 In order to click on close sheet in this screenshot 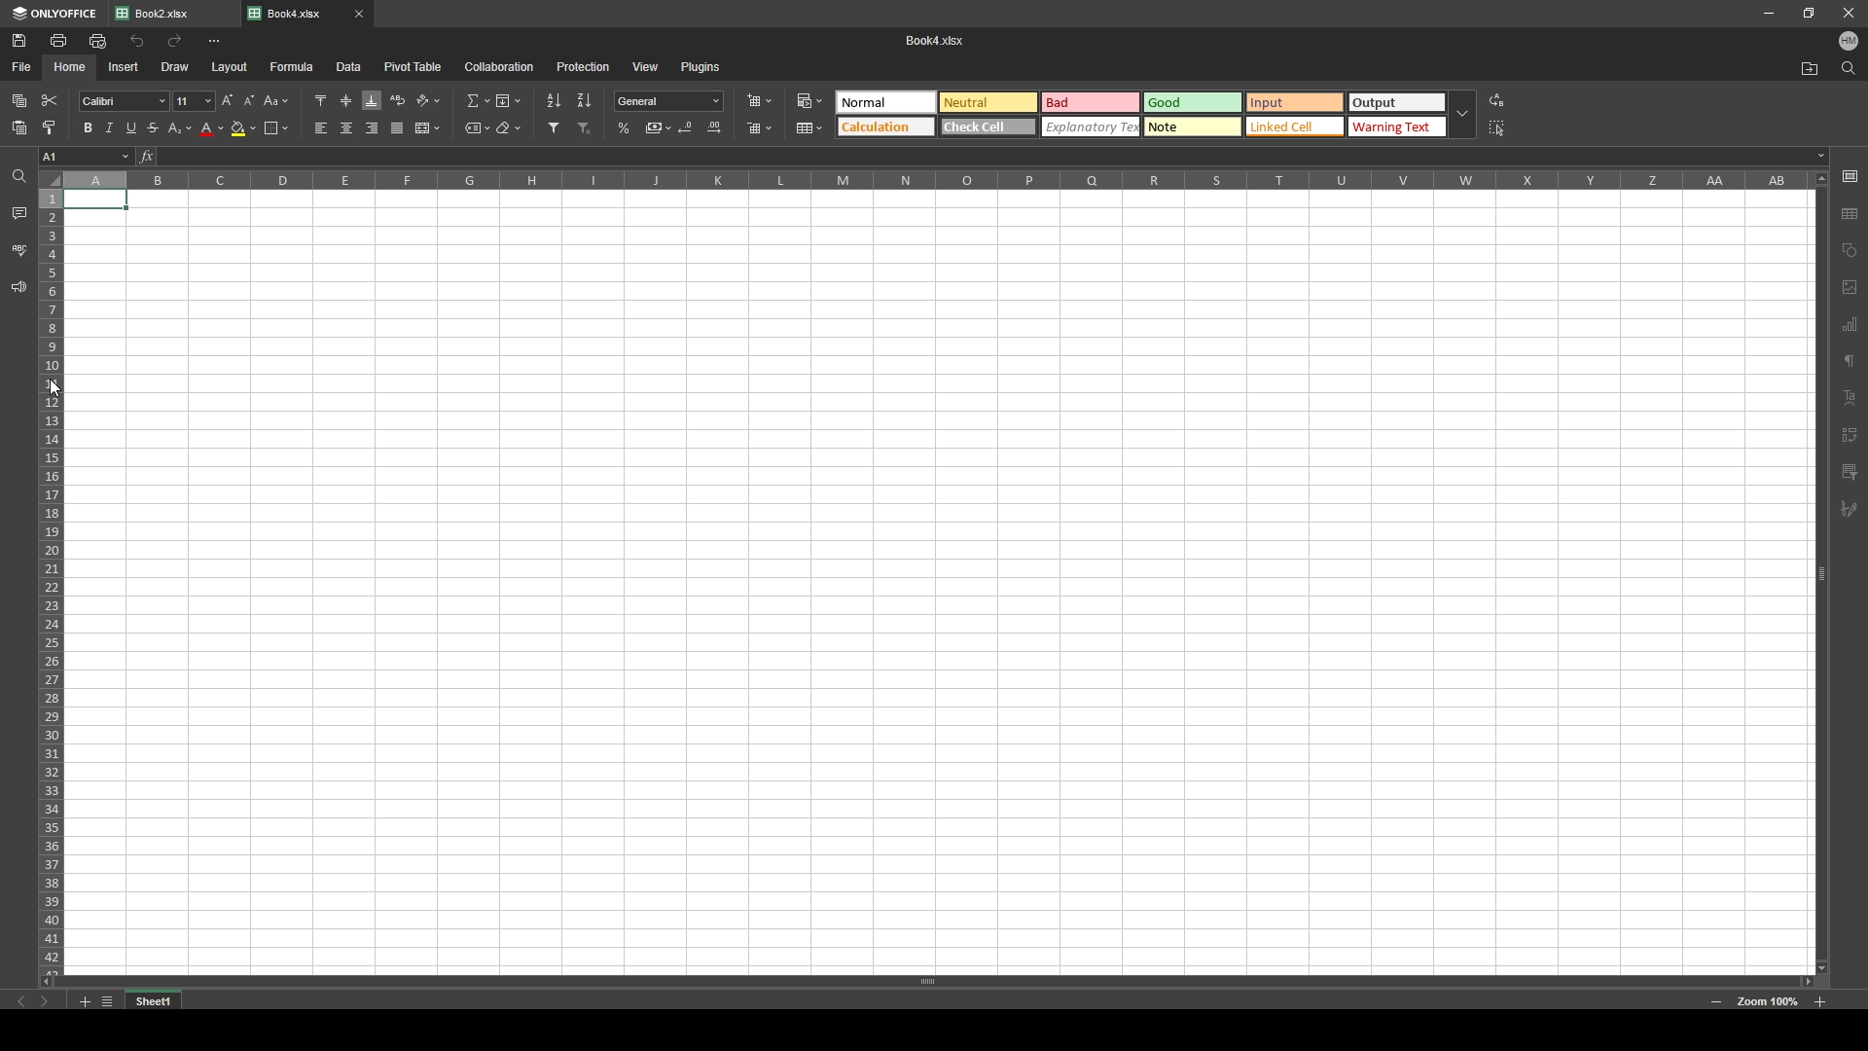, I will do `click(360, 15)`.